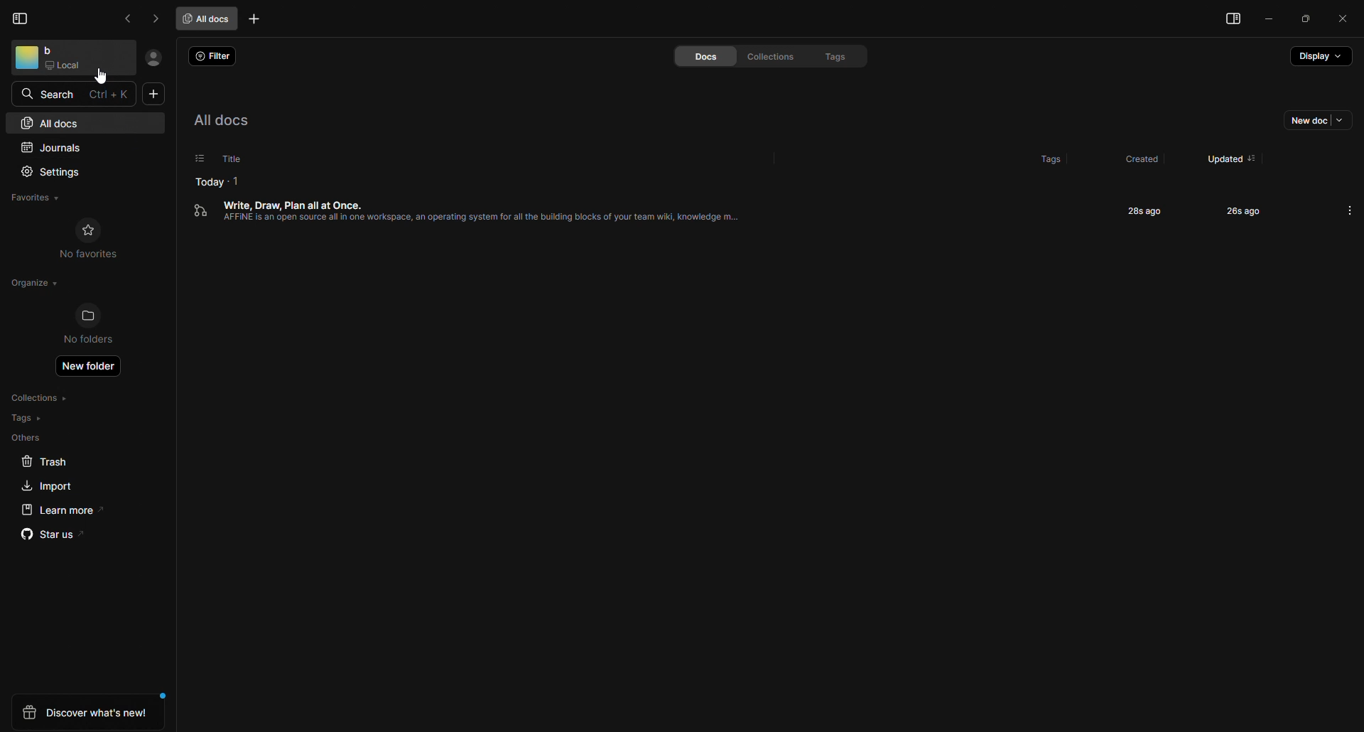  I want to click on go forward, so click(155, 18).